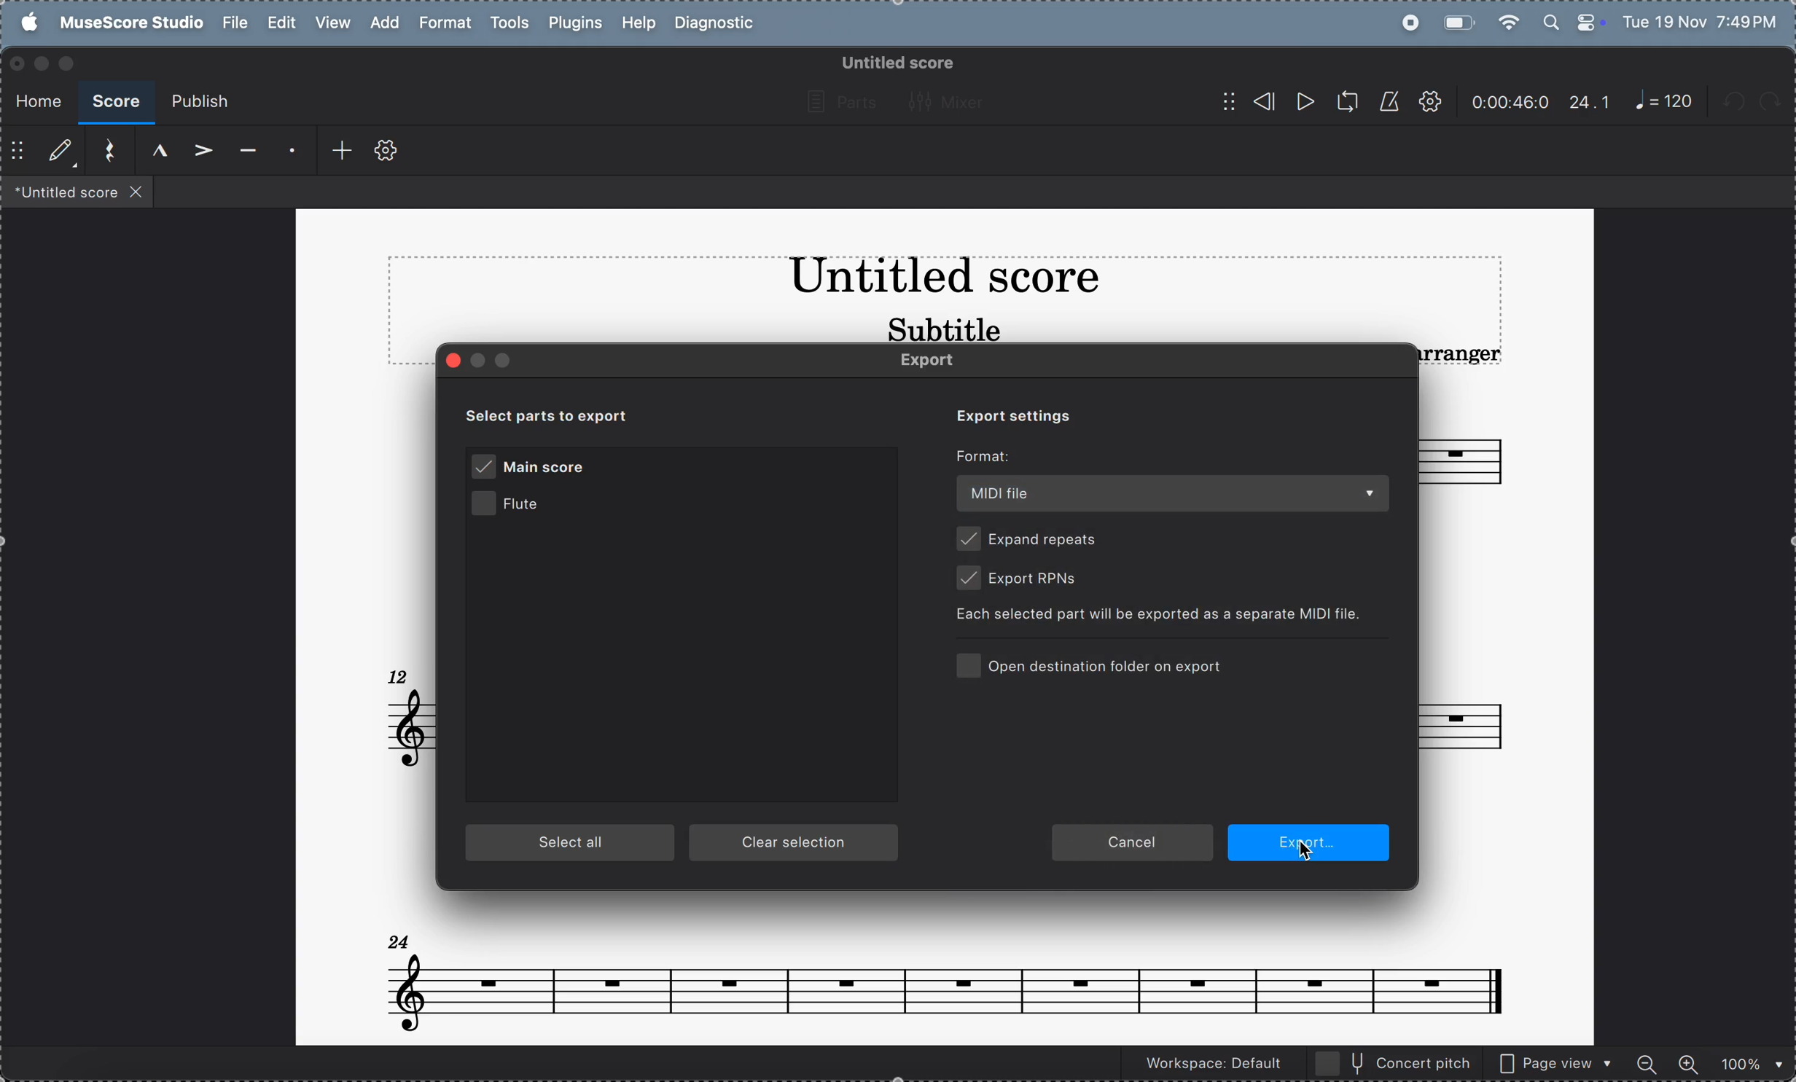 The height and width of the screenshot is (1082, 1796). I want to click on musescore studio, so click(128, 23).